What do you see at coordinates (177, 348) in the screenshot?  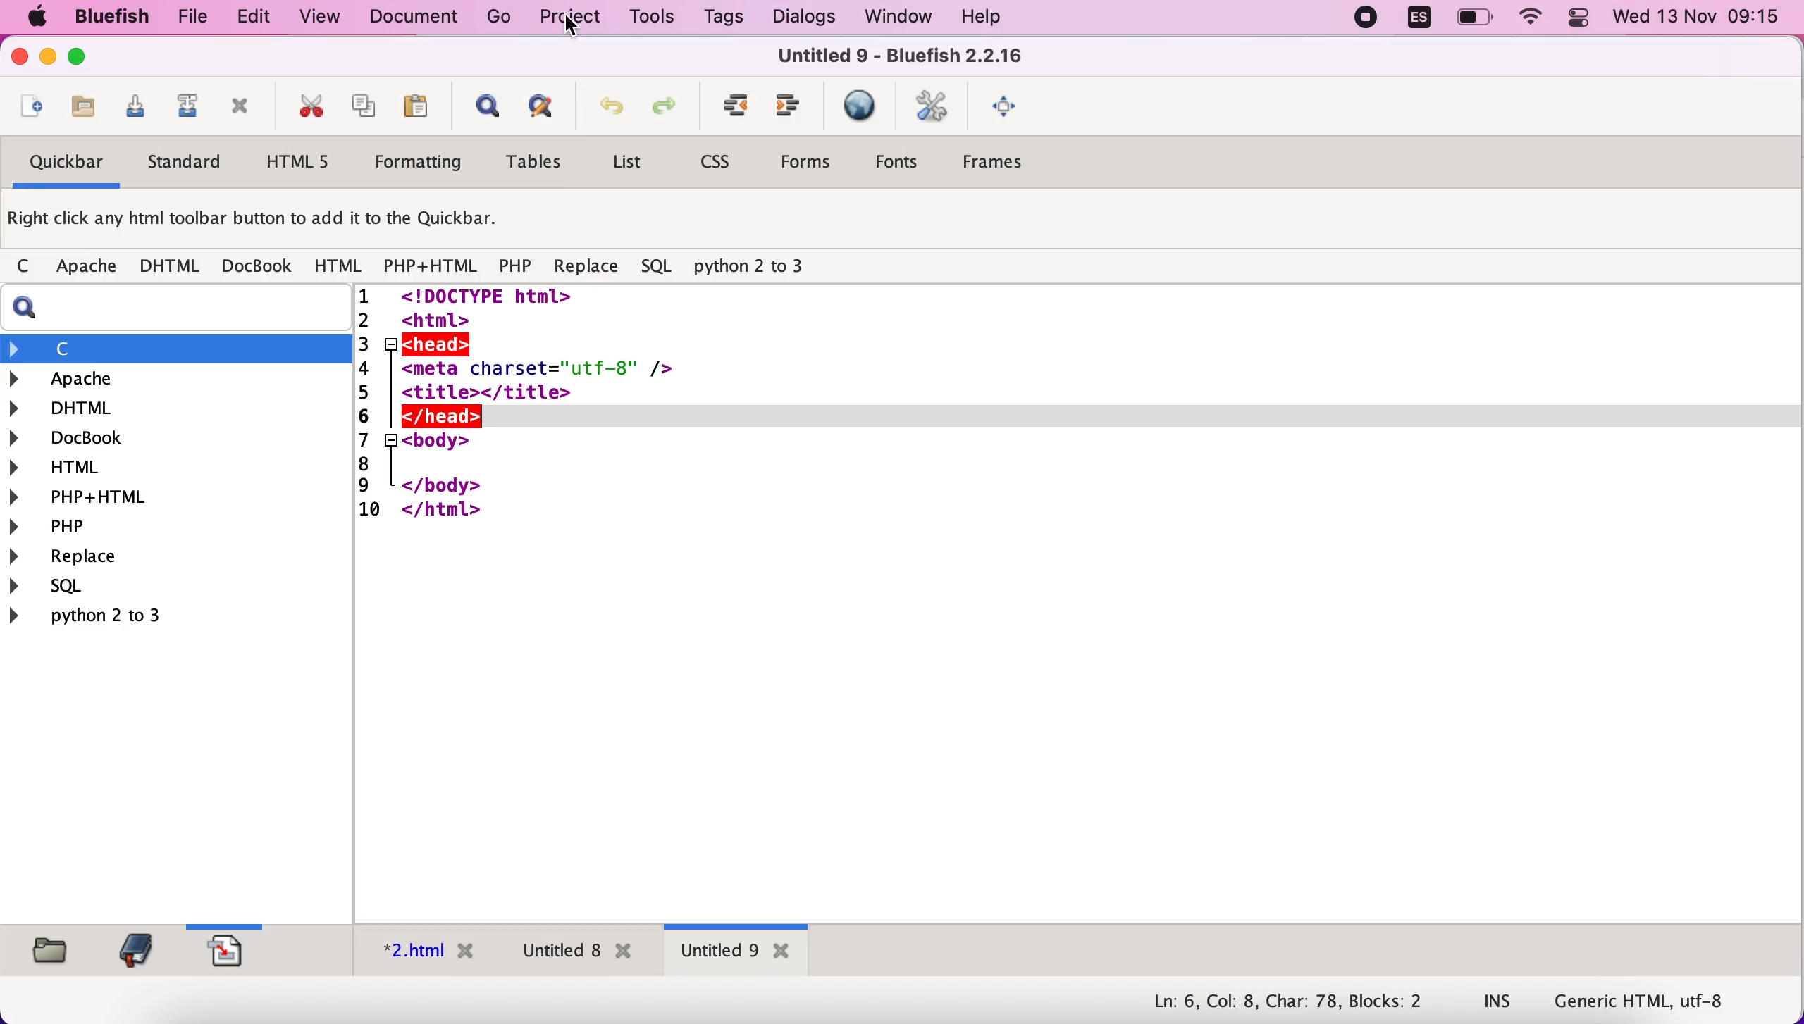 I see `c` at bounding box center [177, 348].